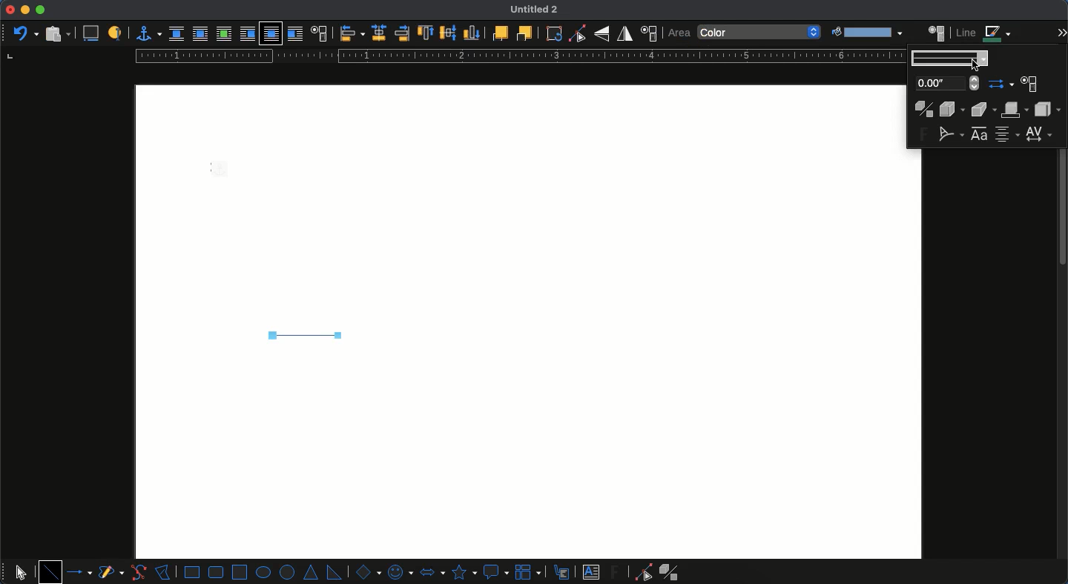  Describe the element at coordinates (402, 33) in the screenshot. I see `right` at that location.